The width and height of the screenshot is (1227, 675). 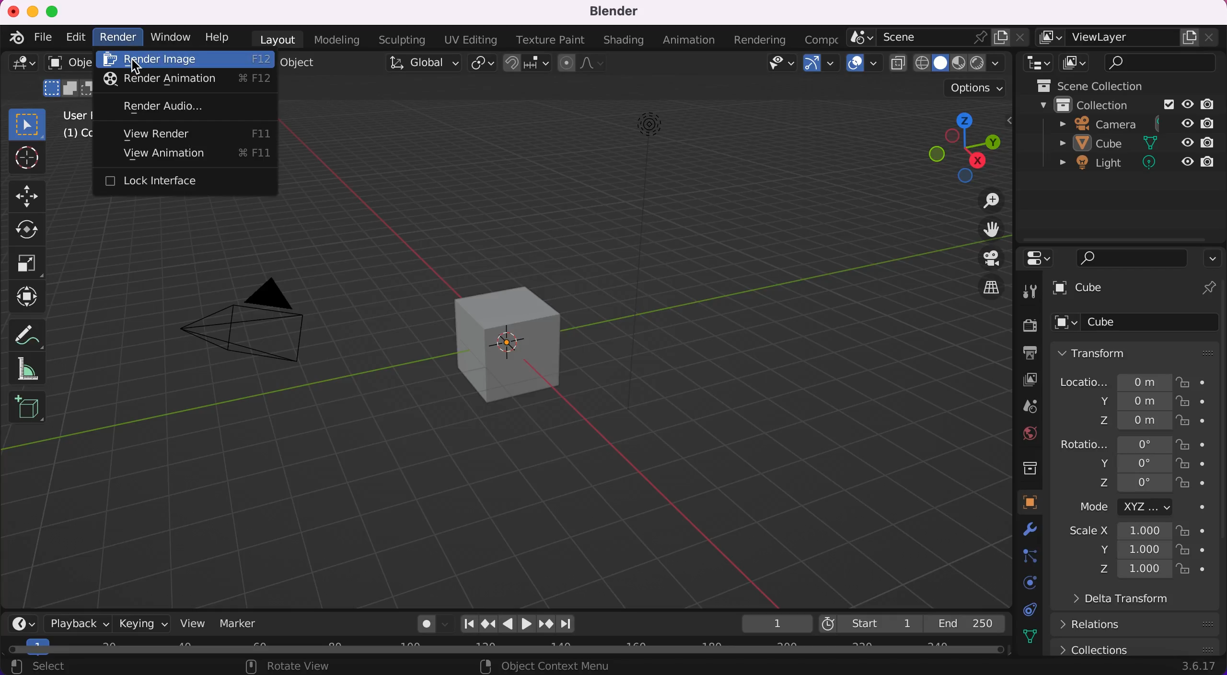 I want to click on scale x 1.000, so click(x=1118, y=531).